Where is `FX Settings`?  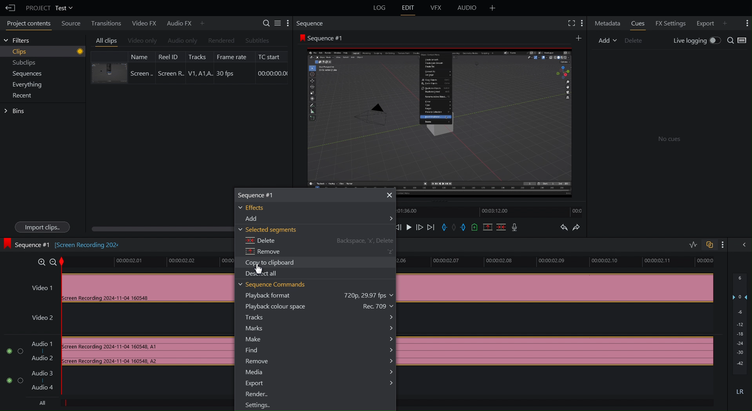 FX Settings is located at coordinates (670, 23).